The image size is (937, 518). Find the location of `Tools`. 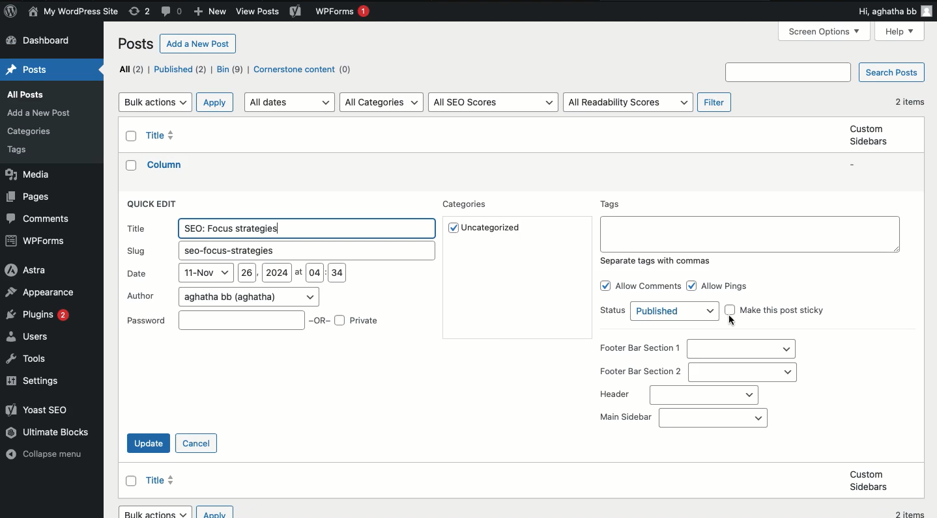

Tools is located at coordinates (30, 360).